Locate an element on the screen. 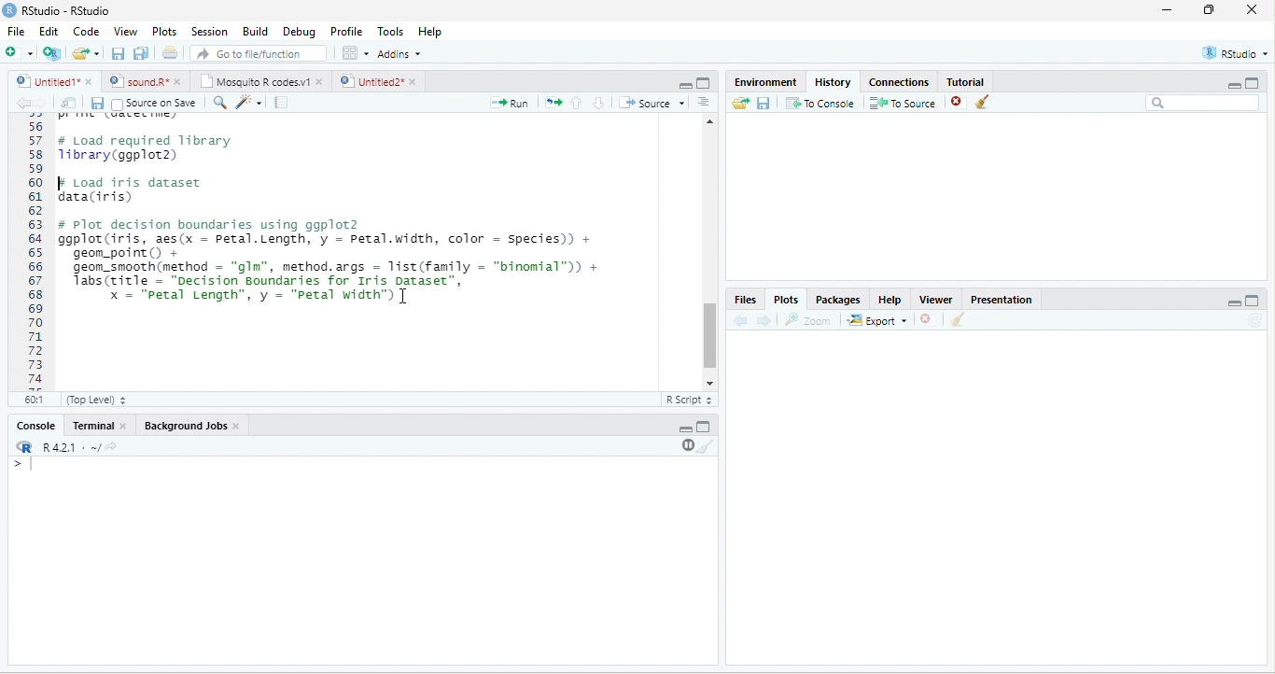  search file is located at coordinates (259, 53).